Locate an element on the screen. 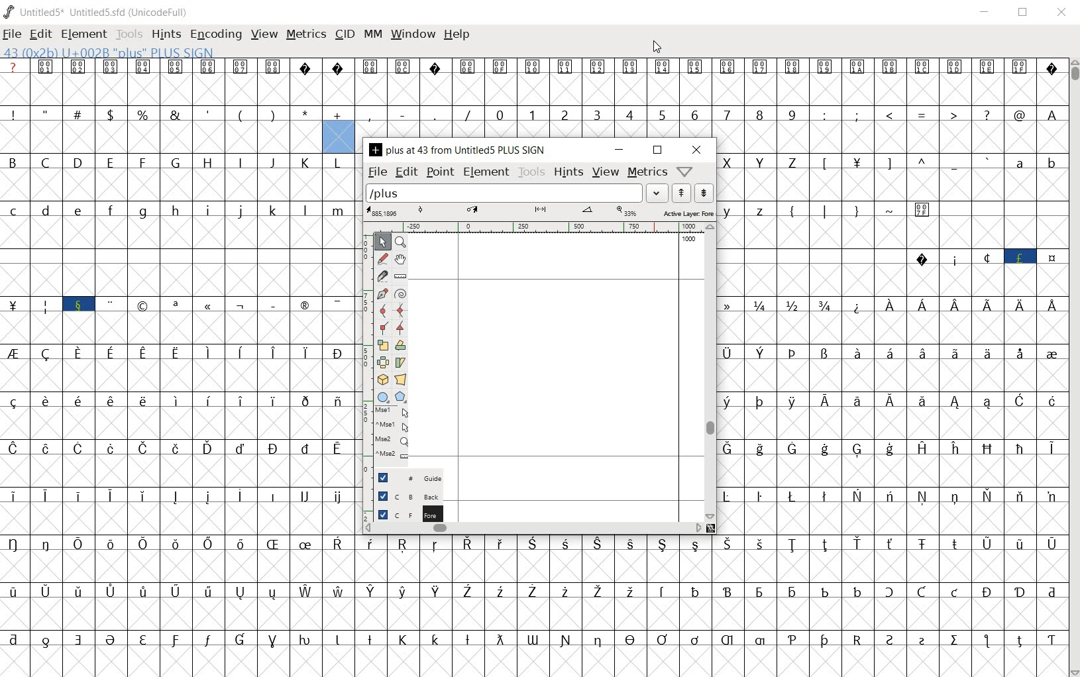  1000 is located at coordinates (687, 240).